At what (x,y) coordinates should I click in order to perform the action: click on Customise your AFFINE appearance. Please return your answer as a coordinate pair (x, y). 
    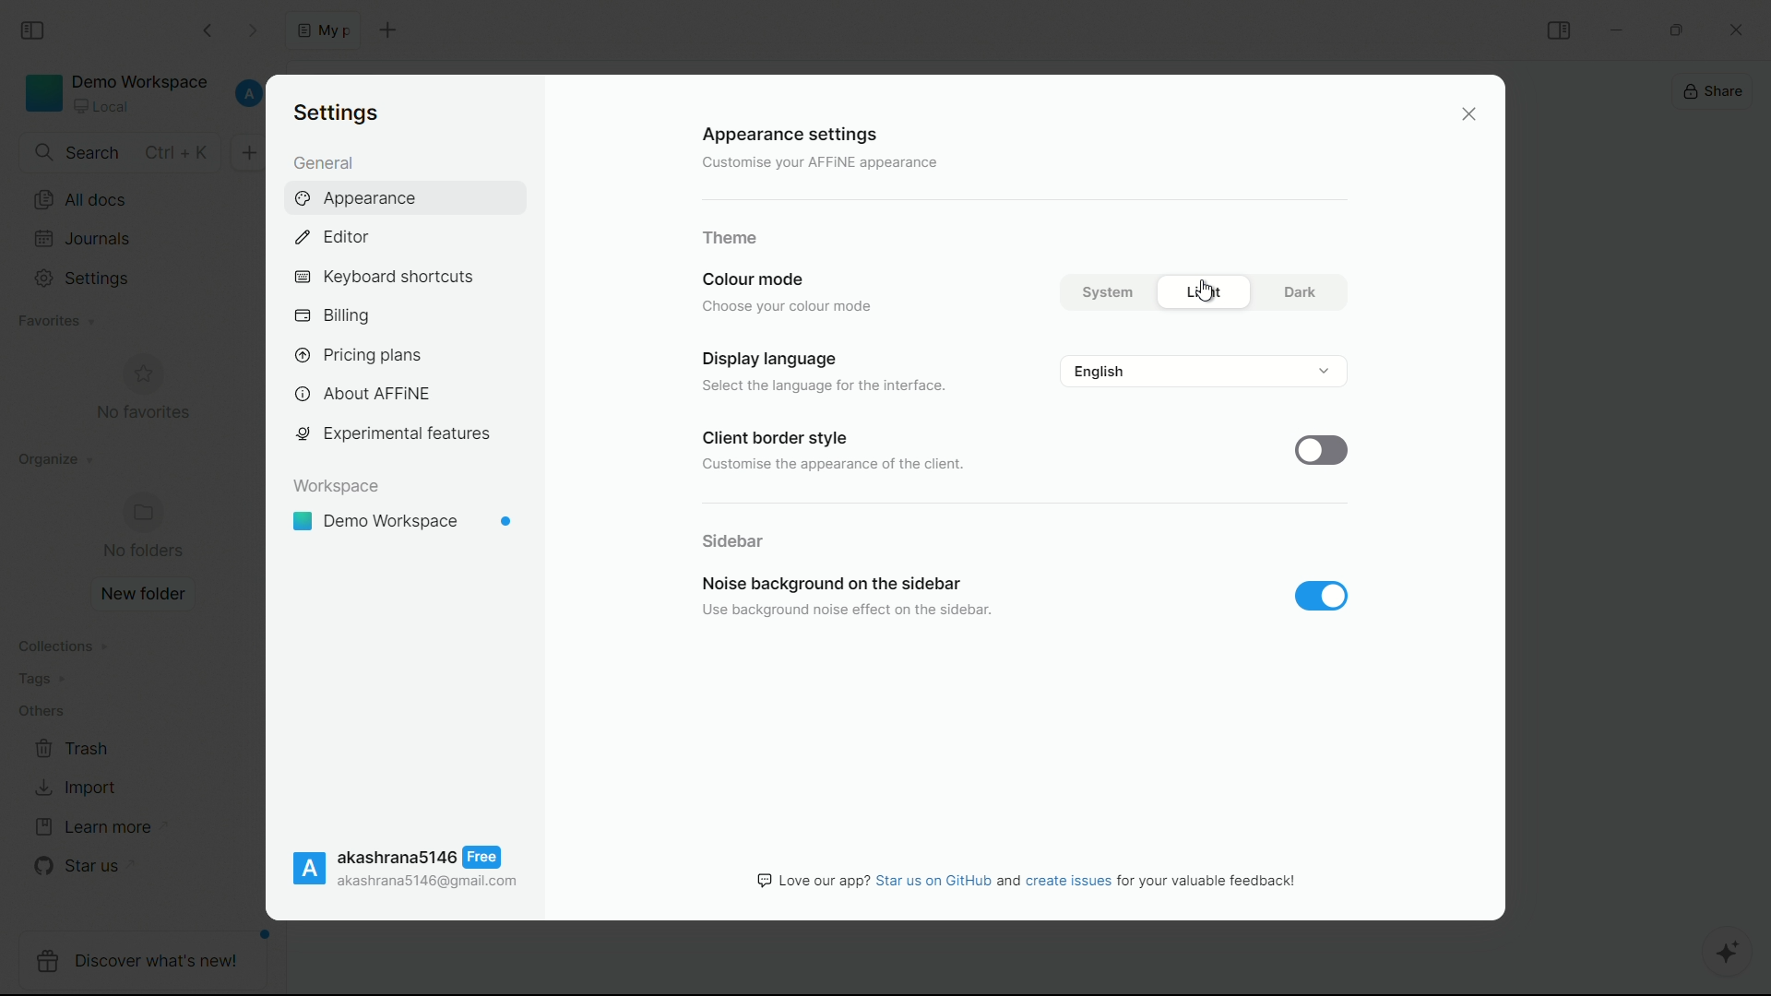
    Looking at the image, I should click on (805, 162).